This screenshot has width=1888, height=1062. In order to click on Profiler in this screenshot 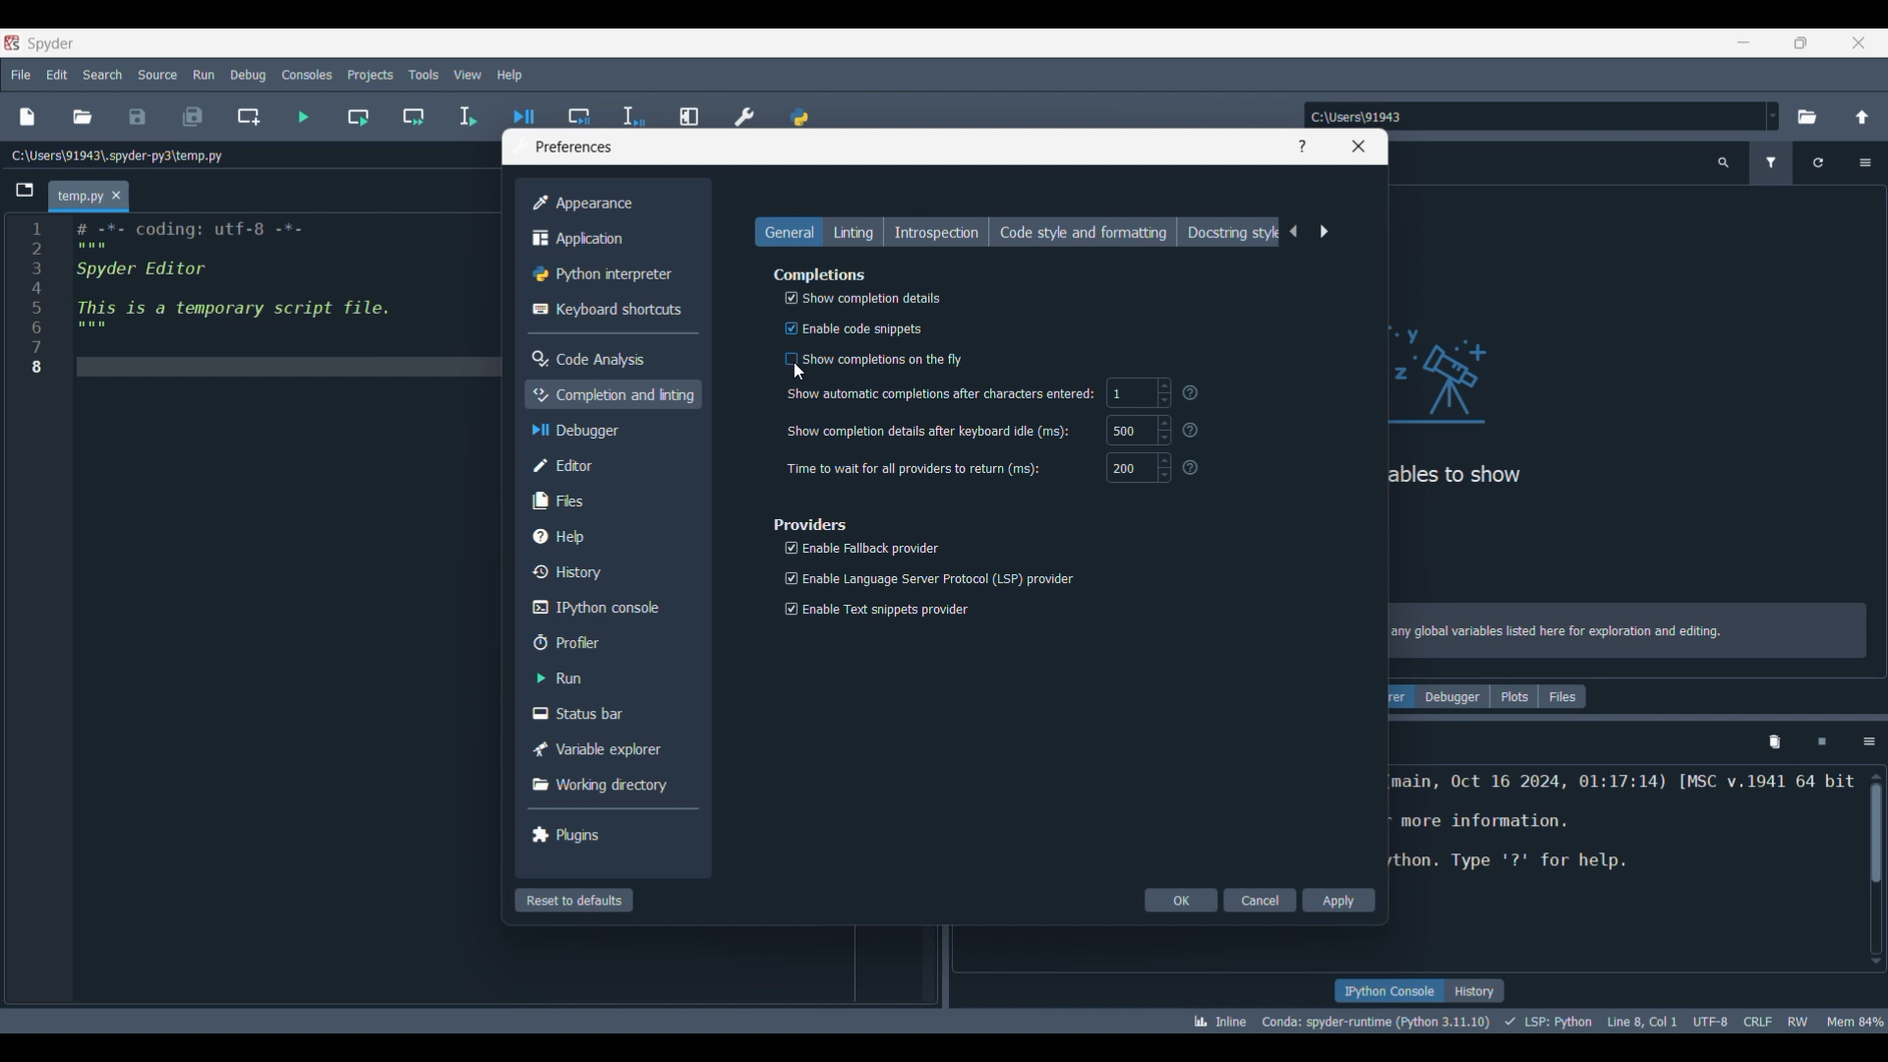, I will do `click(610, 642)`.